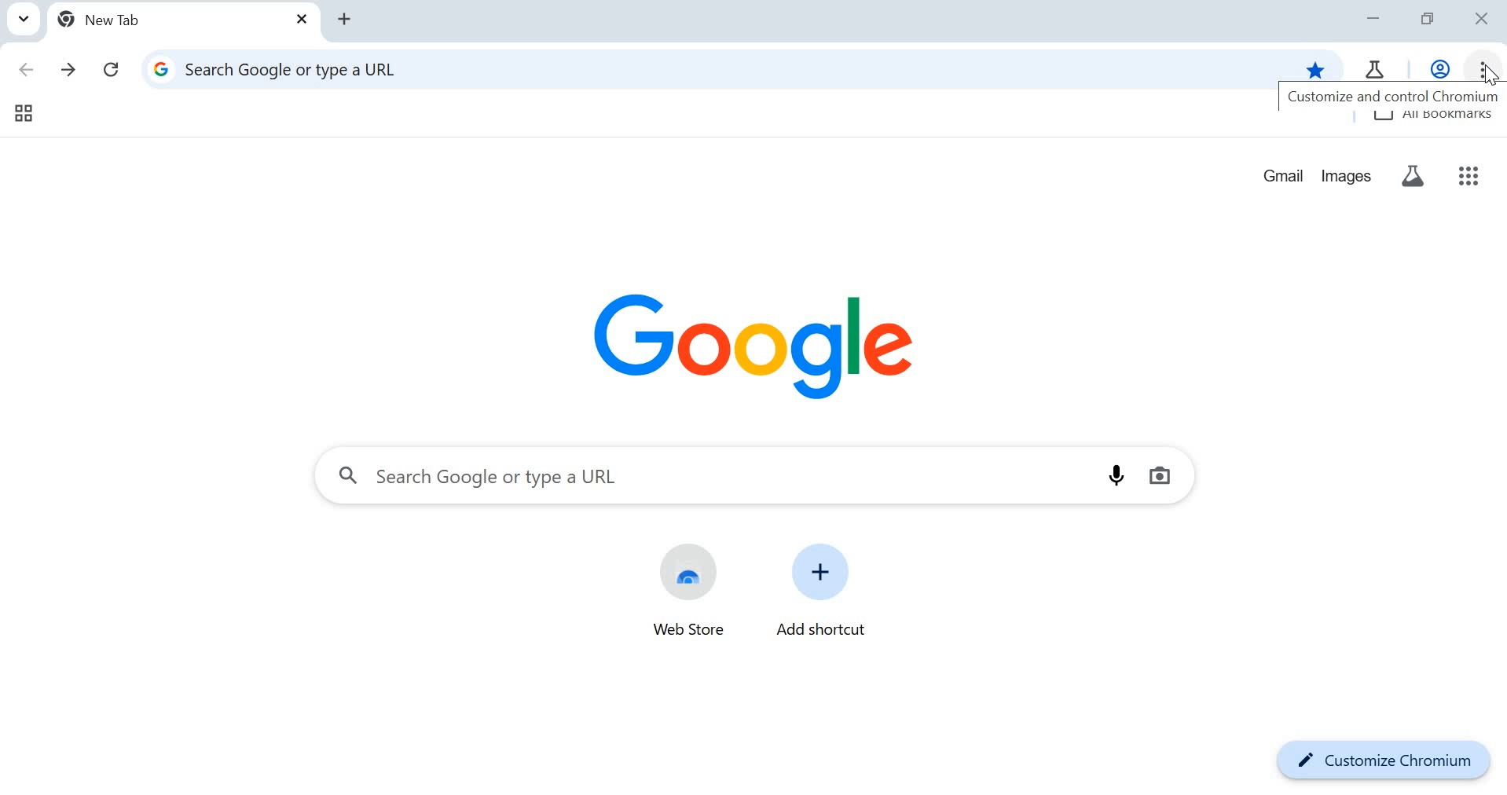 The image size is (1507, 795). What do you see at coordinates (1375, 19) in the screenshot?
I see `minimize` at bounding box center [1375, 19].